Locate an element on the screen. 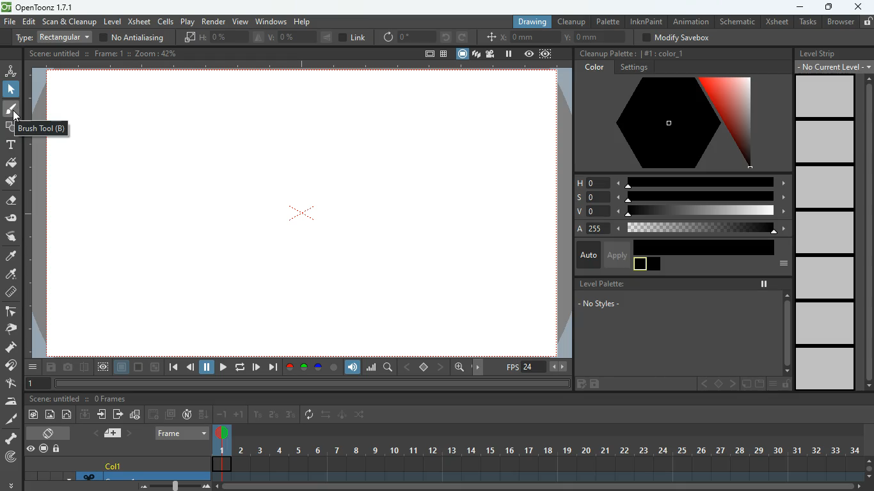 The width and height of the screenshot is (874, 491). edit is located at coordinates (580, 385).